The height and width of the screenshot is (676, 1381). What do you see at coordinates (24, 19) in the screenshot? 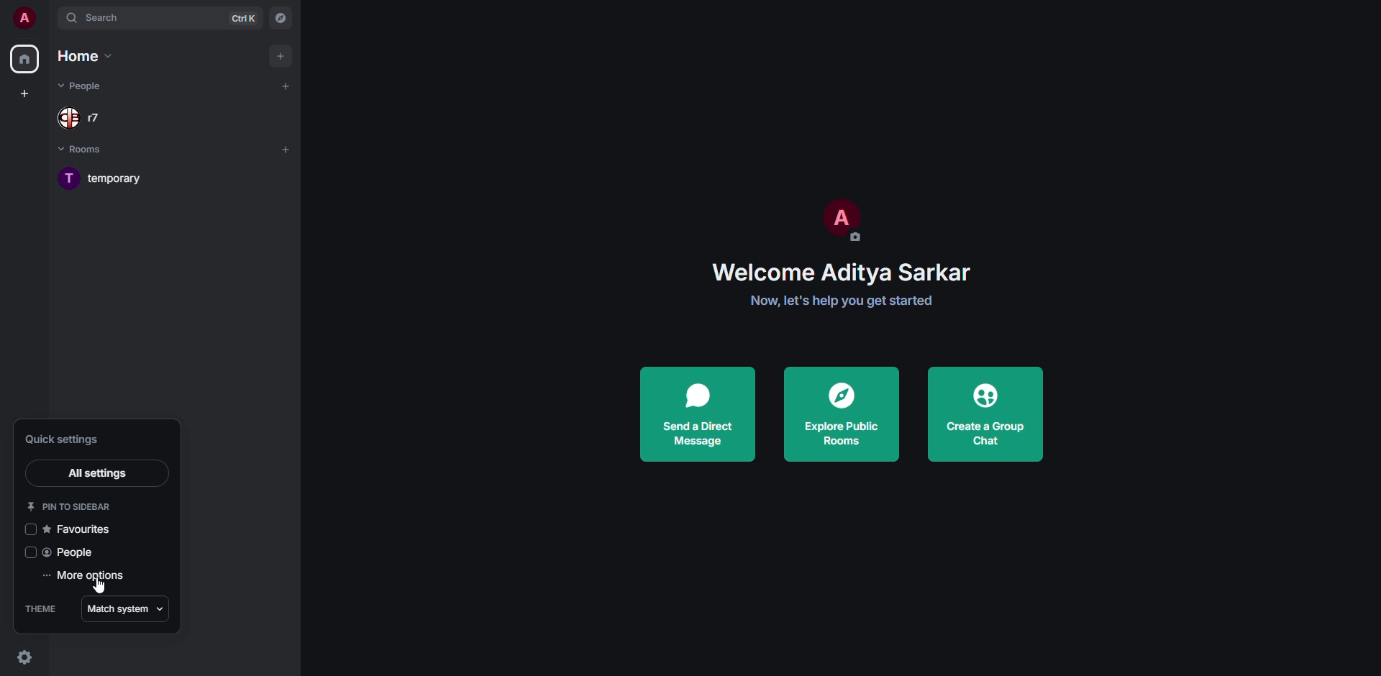
I see `profile` at bounding box center [24, 19].